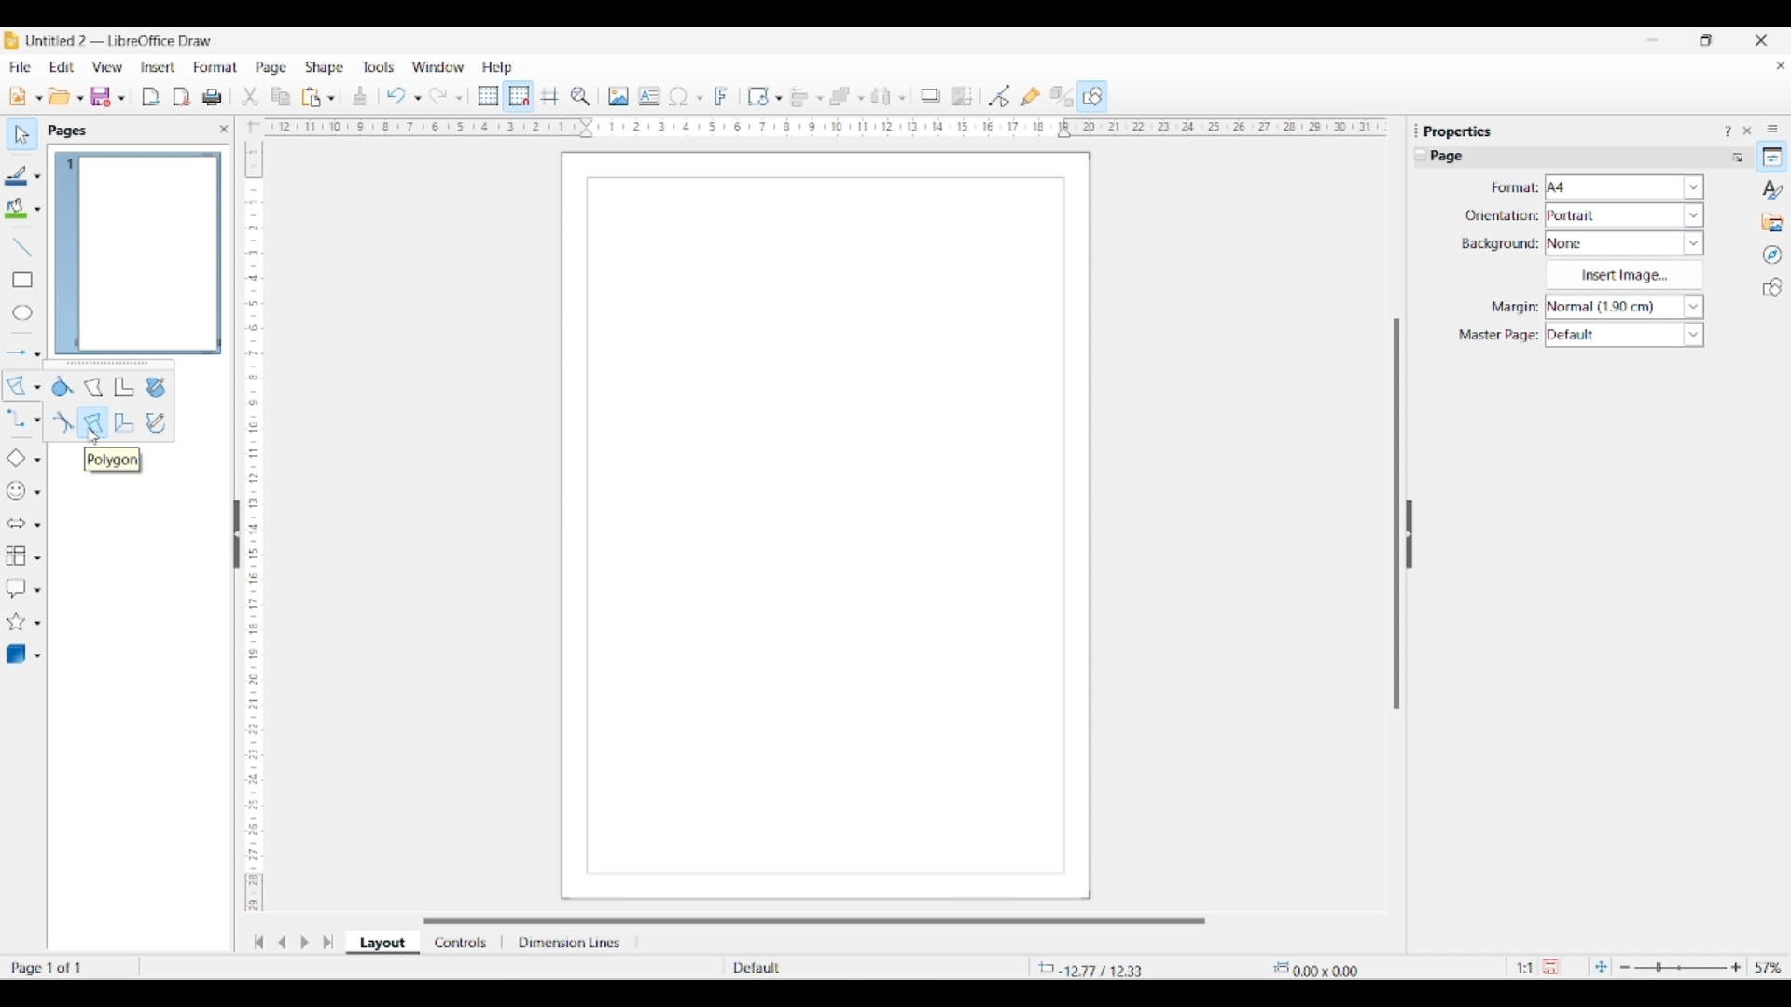 This screenshot has width=1791, height=1007. Describe the element at coordinates (1000, 97) in the screenshot. I see `Toggle point edit mode` at that location.